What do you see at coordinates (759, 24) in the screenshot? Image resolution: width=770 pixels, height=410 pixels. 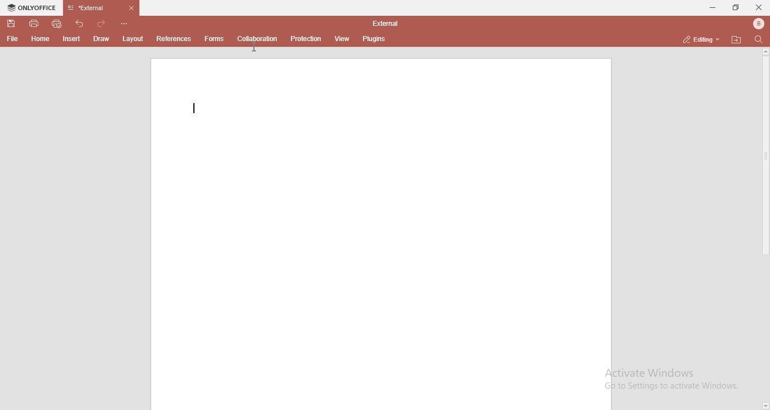 I see `bluetooth` at bounding box center [759, 24].